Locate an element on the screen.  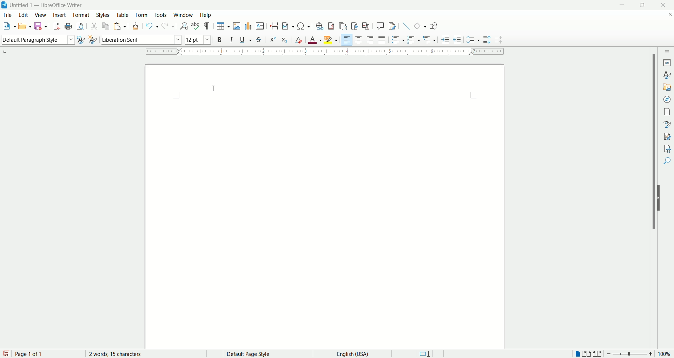
update style is located at coordinates (81, 40).